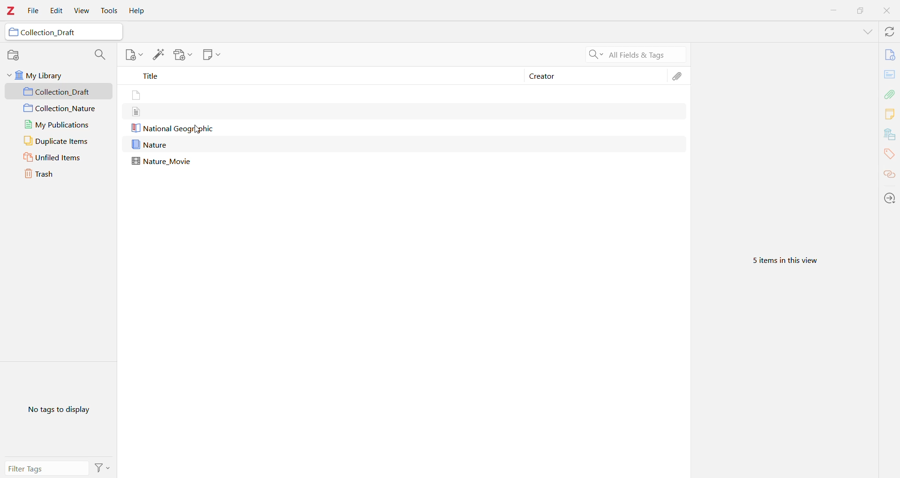 This screenshot has height=478, width=900. Describe the element at coordinates (59, 141) in the screenshot. I see `Duplicate Items` at that location.